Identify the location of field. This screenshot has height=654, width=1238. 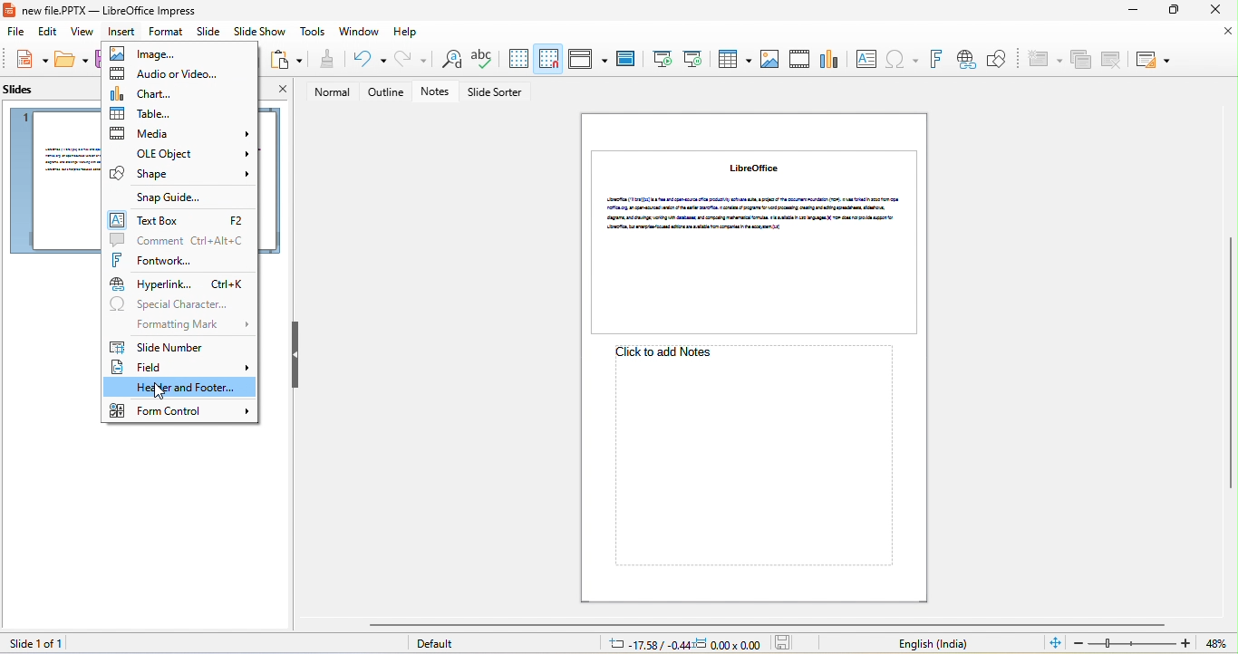
(179, 369).